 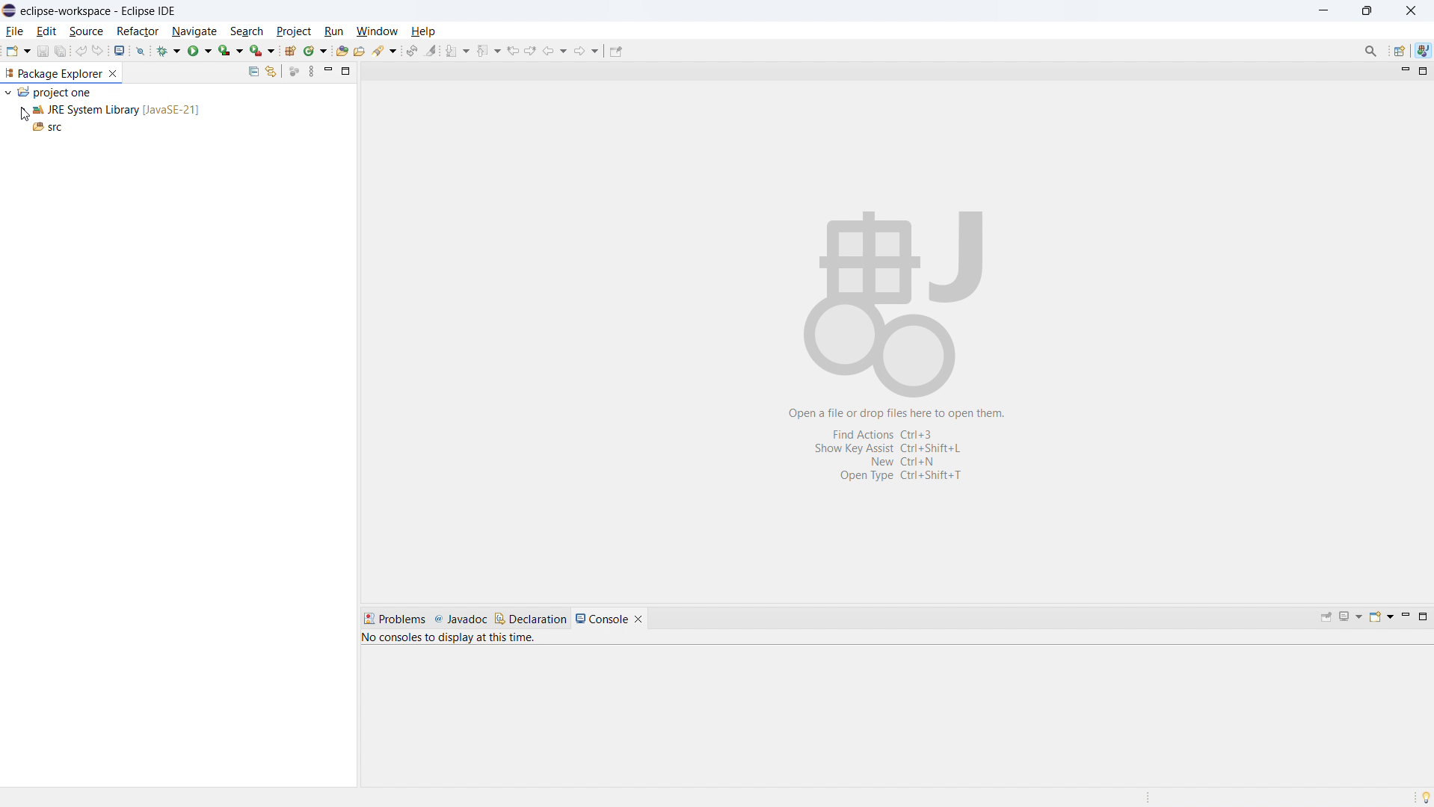 I want to click on maximize, so click(x=1424, y=618).